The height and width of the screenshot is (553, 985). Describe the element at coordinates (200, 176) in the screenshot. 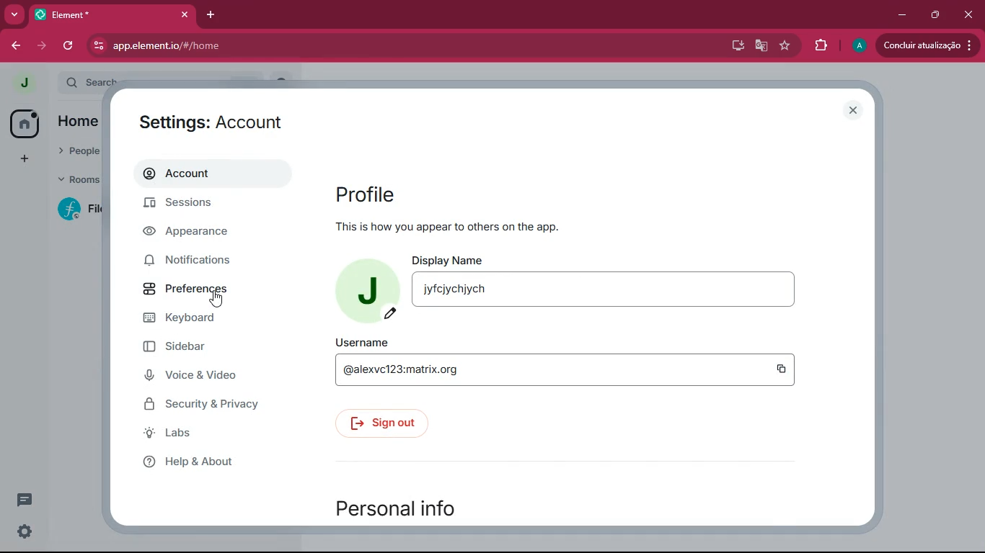

I see `account` at that location.